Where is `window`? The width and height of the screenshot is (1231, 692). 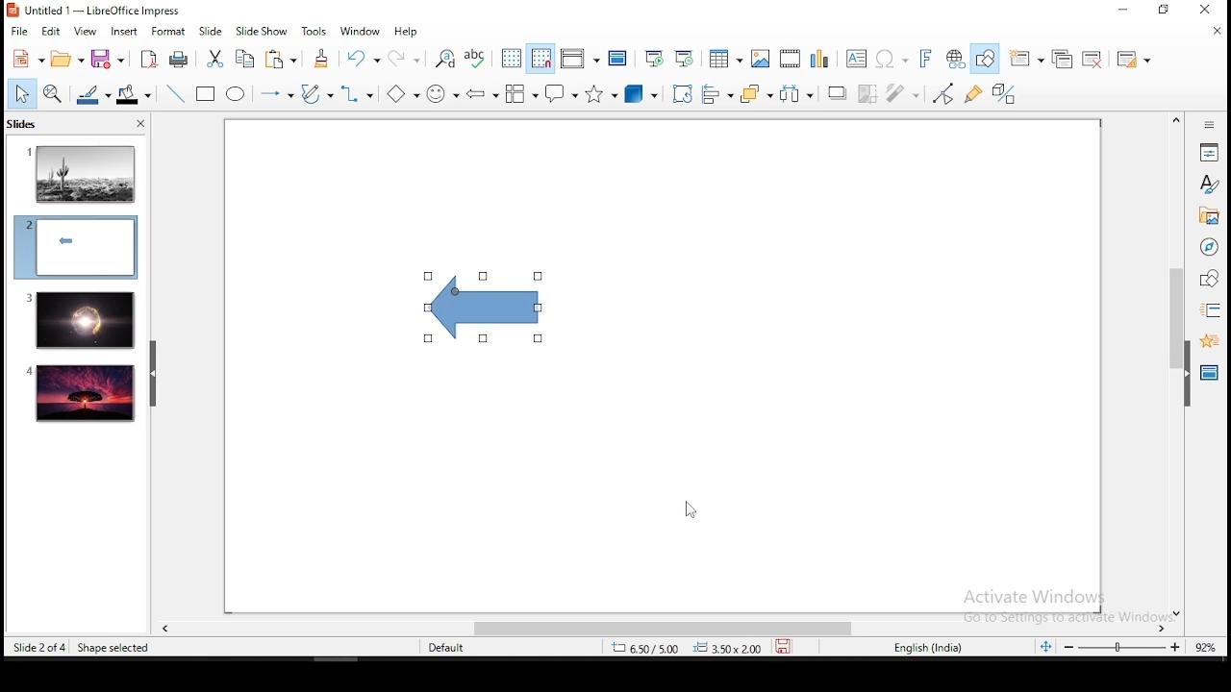 window is located at coordinates (357, 31).